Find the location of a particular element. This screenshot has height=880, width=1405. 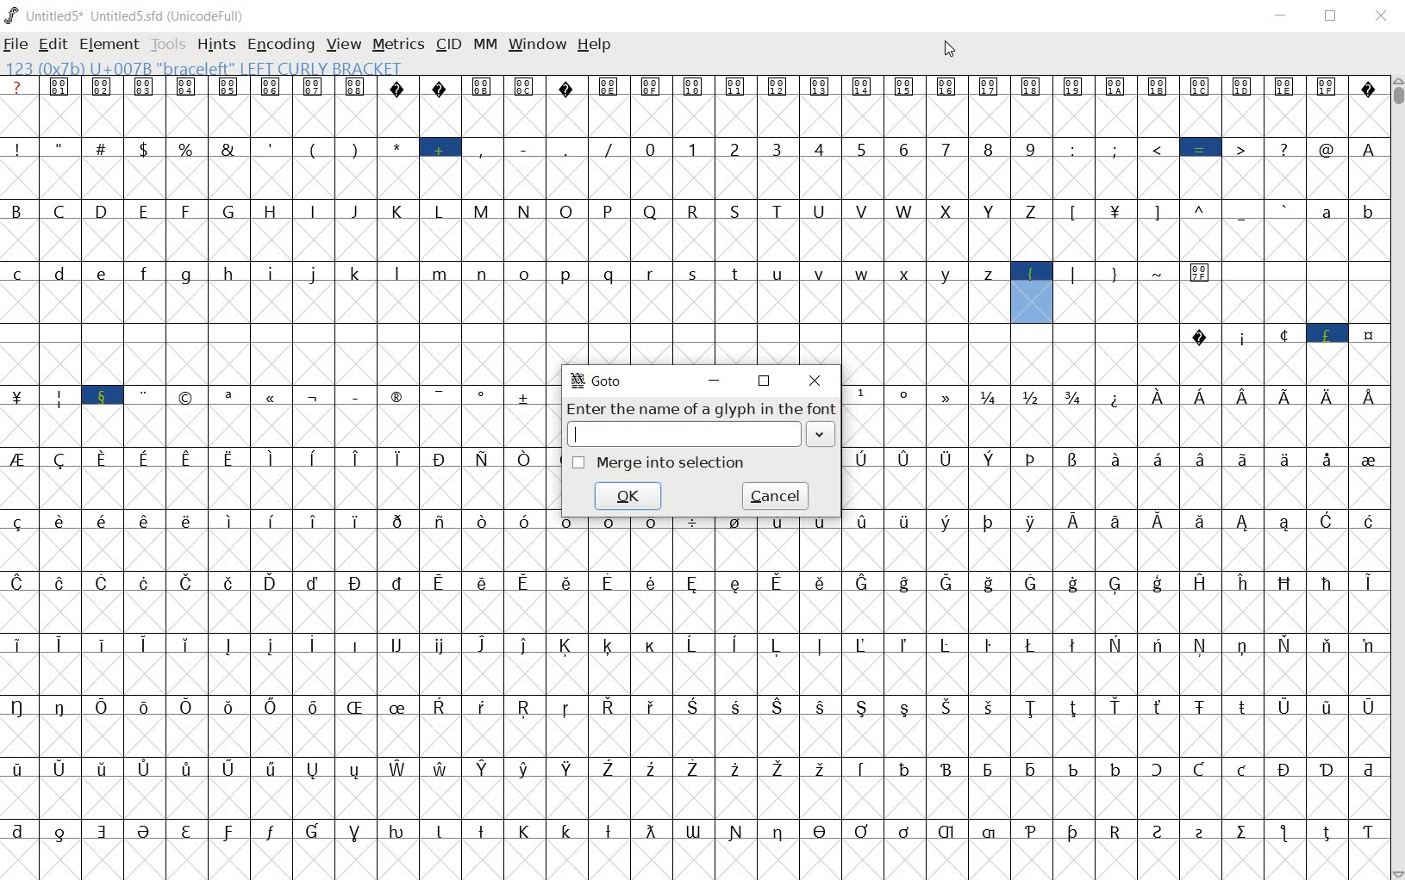

CLOSE is located at coordinates (1378, 15).